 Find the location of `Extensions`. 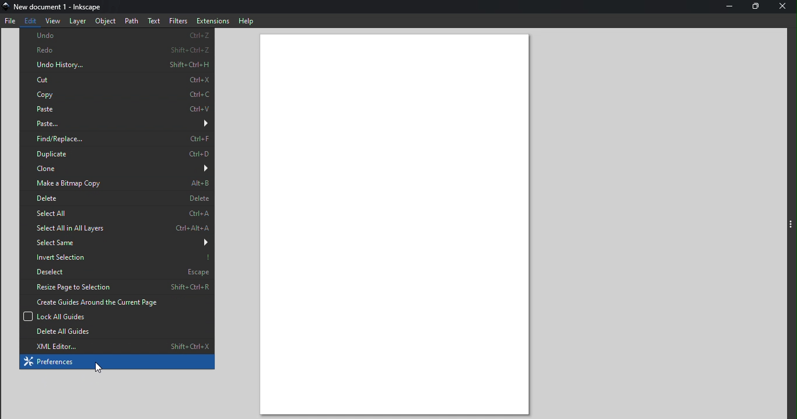

Extensions is located at coordinates (214, 20).